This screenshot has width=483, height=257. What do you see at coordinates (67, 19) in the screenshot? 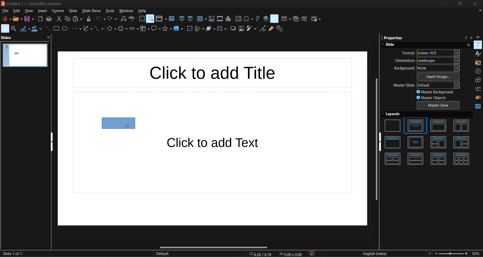
I see `copy` at bounding box center [67, 19].